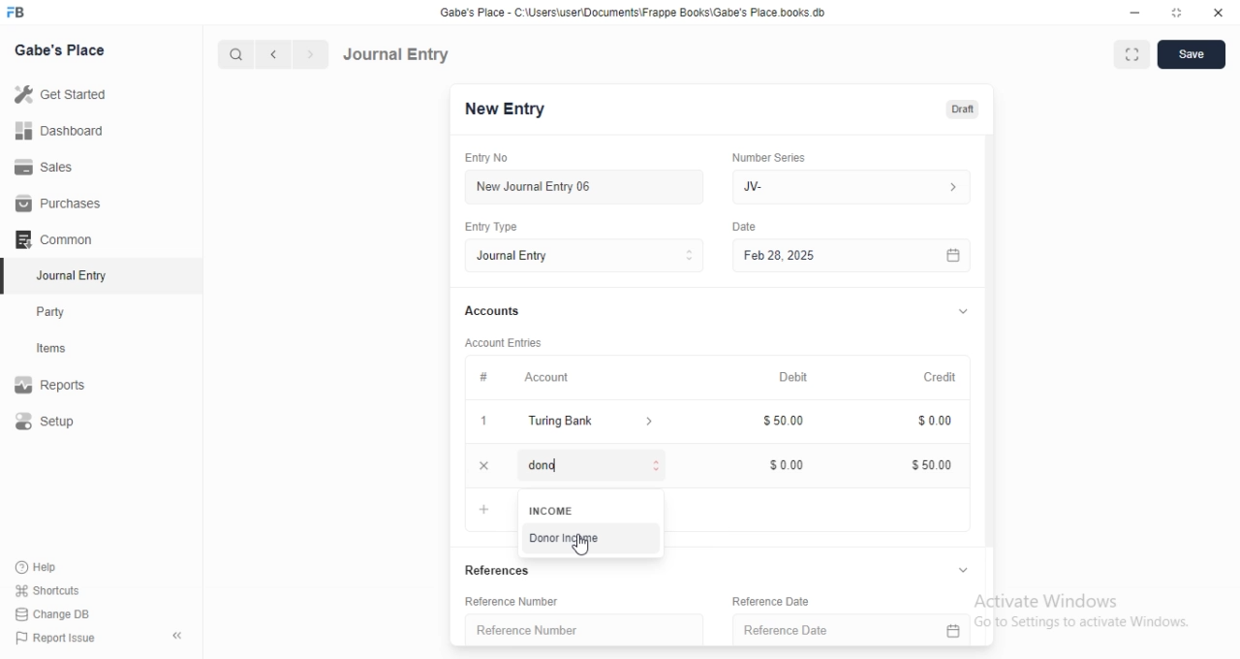 This screenshot has height=659, width=1240. Describe the element at coordinates (581, 628) in the screenshot. I see `Reference Number` at that location.